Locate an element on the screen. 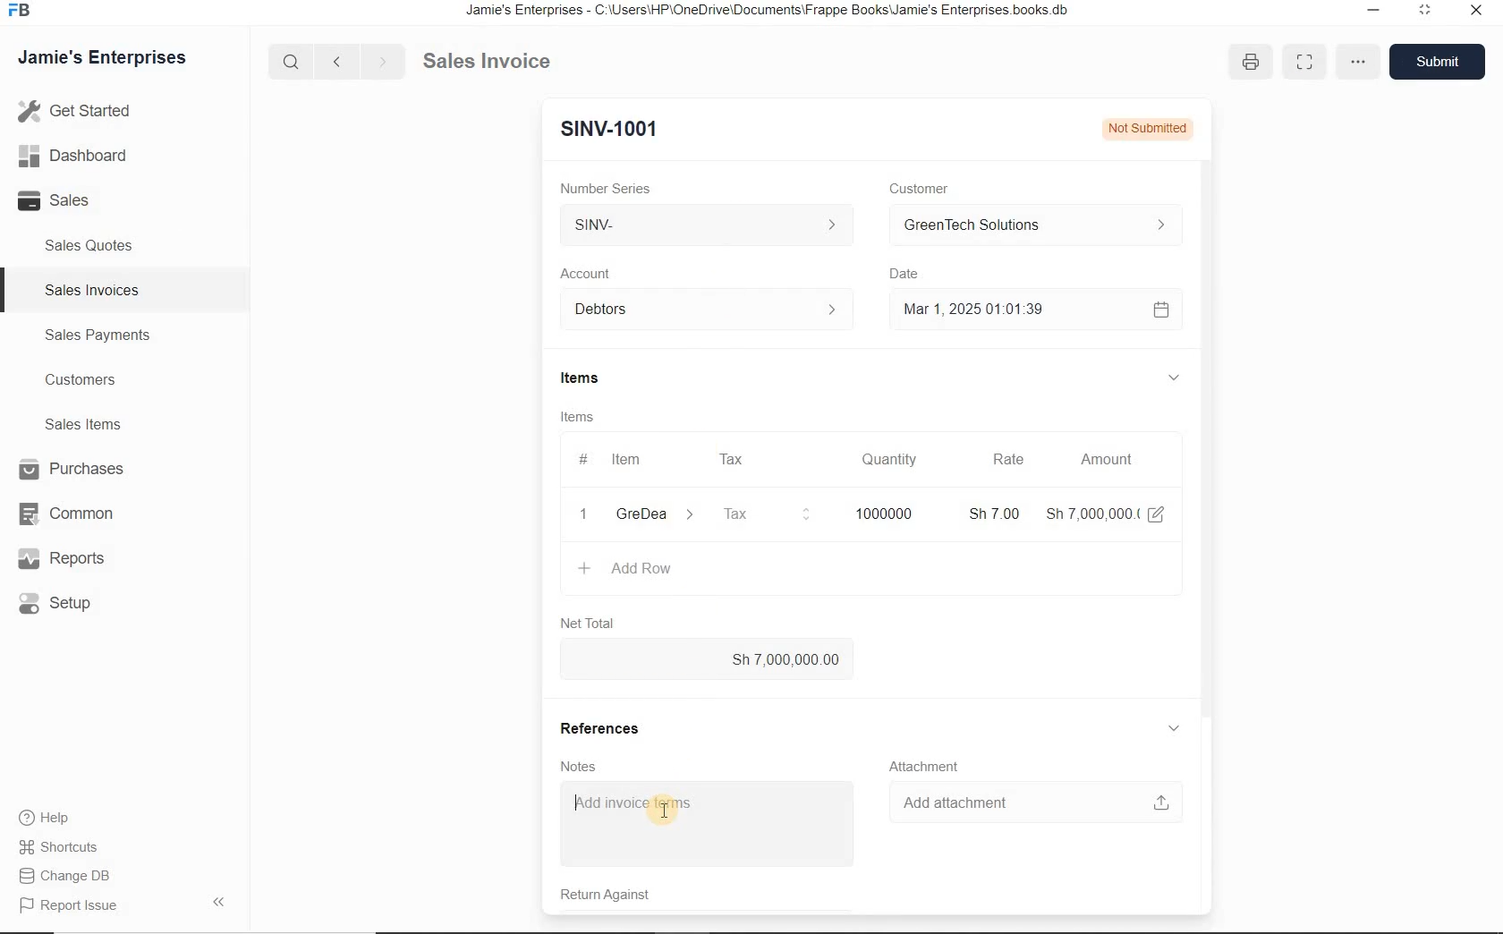 The width and height of the screenshot is (1503, 934). Jamie's Enterprises - C:\Users\HP\OneDrive\Documents\Frappe Books\Jamie's Enterprises books.db is located at coordinates (772, 12).